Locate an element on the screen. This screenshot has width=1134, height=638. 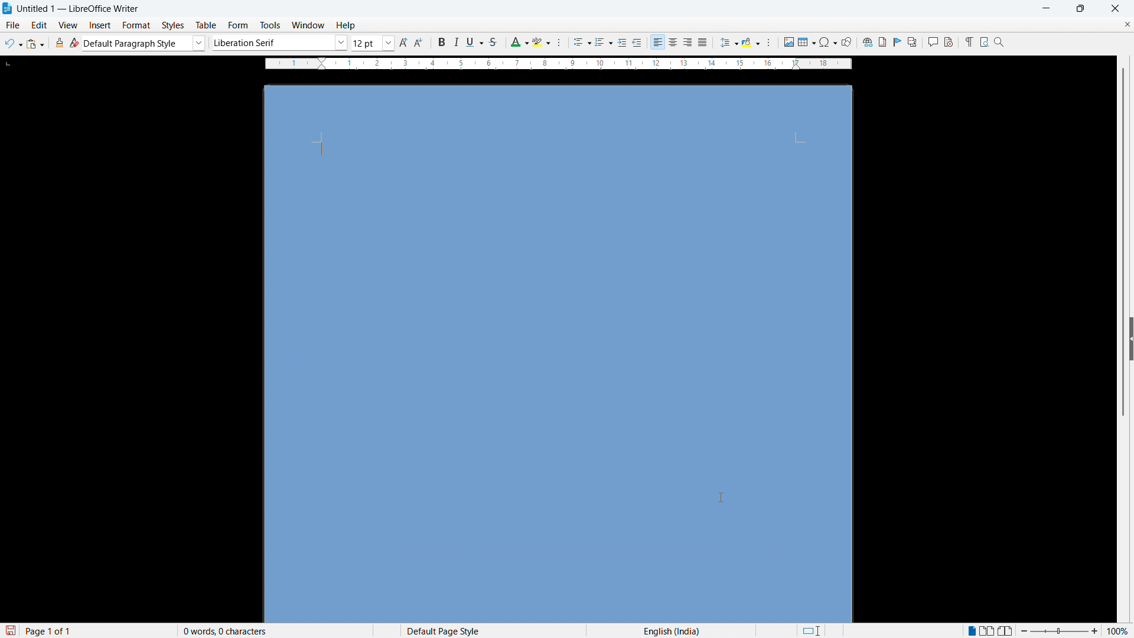
Print preview  is located at coordinates (984, 41).